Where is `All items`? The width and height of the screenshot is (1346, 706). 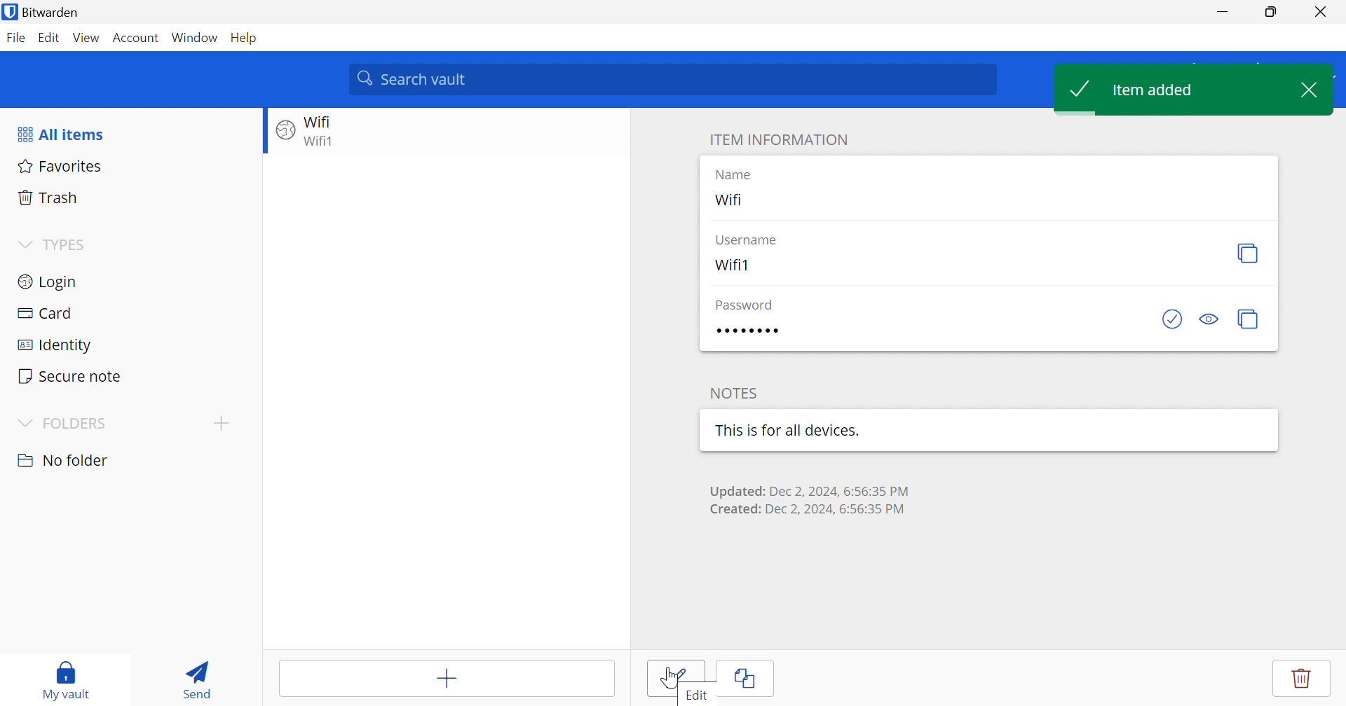
All items is located at coordinates (60, 134).